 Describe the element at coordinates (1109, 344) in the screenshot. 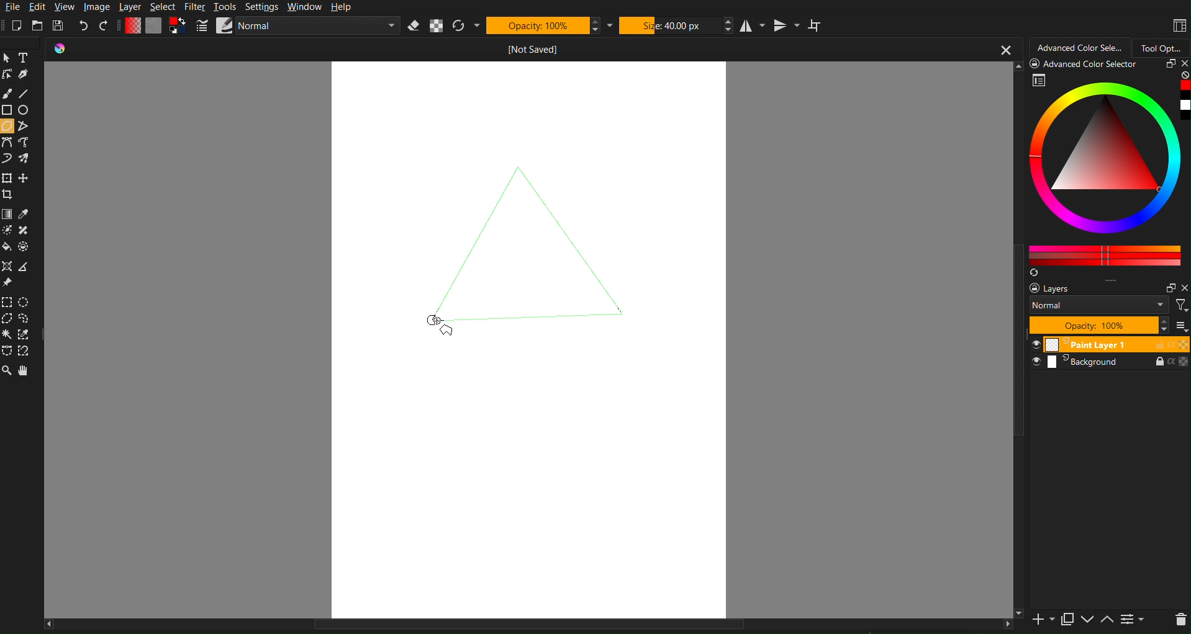

I see `paint layer 1` at that location.